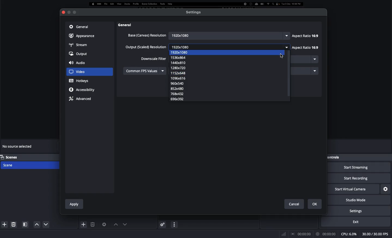 The image size is (392, 238). I want to click on Common FPS values, so click(145, 71).